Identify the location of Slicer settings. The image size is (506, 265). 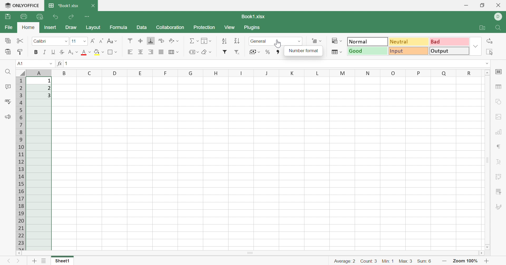
(500, 192).